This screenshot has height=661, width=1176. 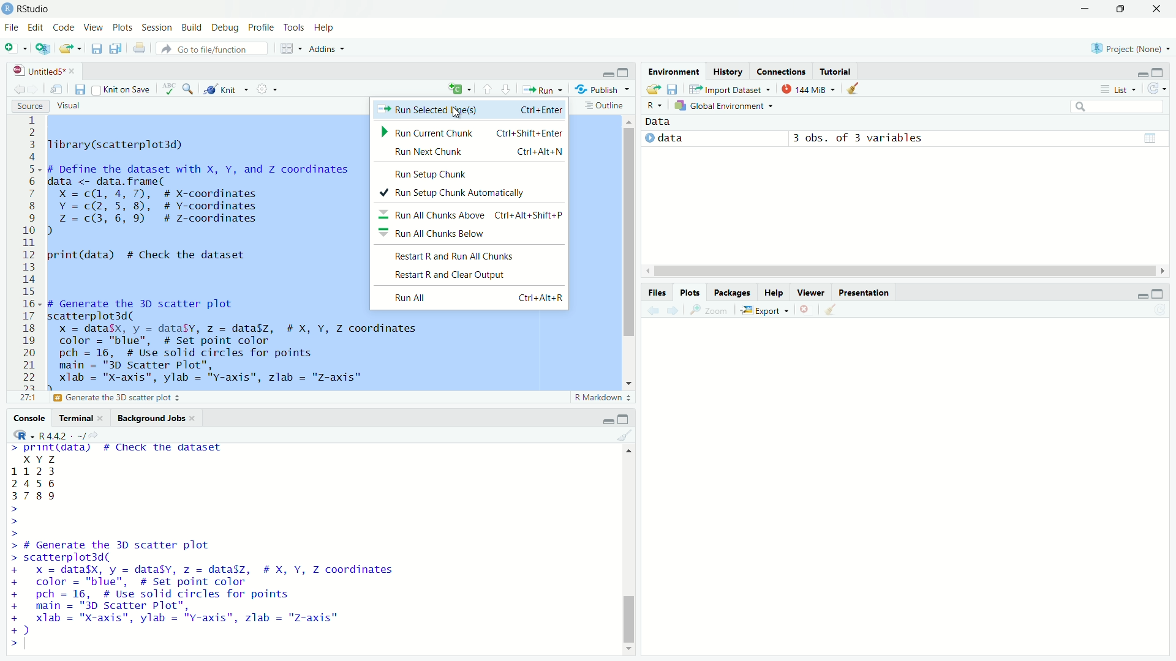 What do you see at coordinates (624, 72) in the screenshot?
I see `maximize` at bounding box center [624, 72].